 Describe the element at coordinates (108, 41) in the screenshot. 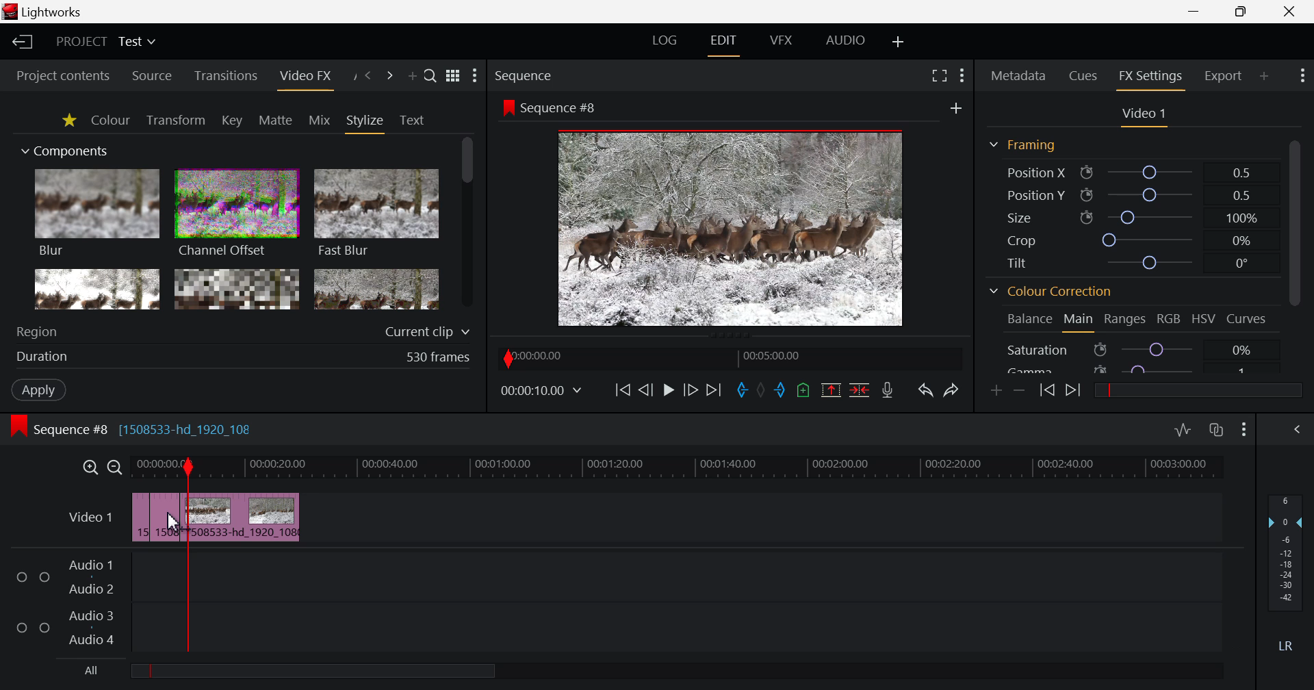

I see `Project Title` at that location.